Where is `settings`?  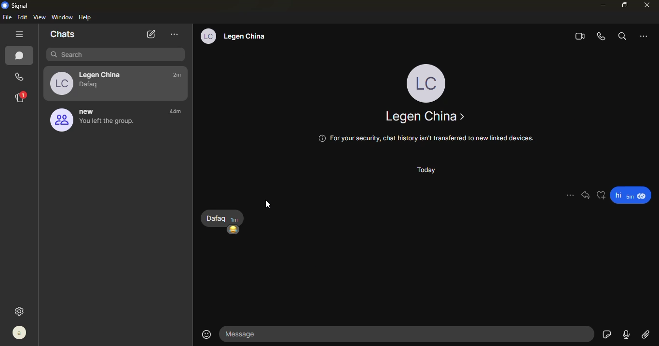
settings is located at coordinates (21, 311).